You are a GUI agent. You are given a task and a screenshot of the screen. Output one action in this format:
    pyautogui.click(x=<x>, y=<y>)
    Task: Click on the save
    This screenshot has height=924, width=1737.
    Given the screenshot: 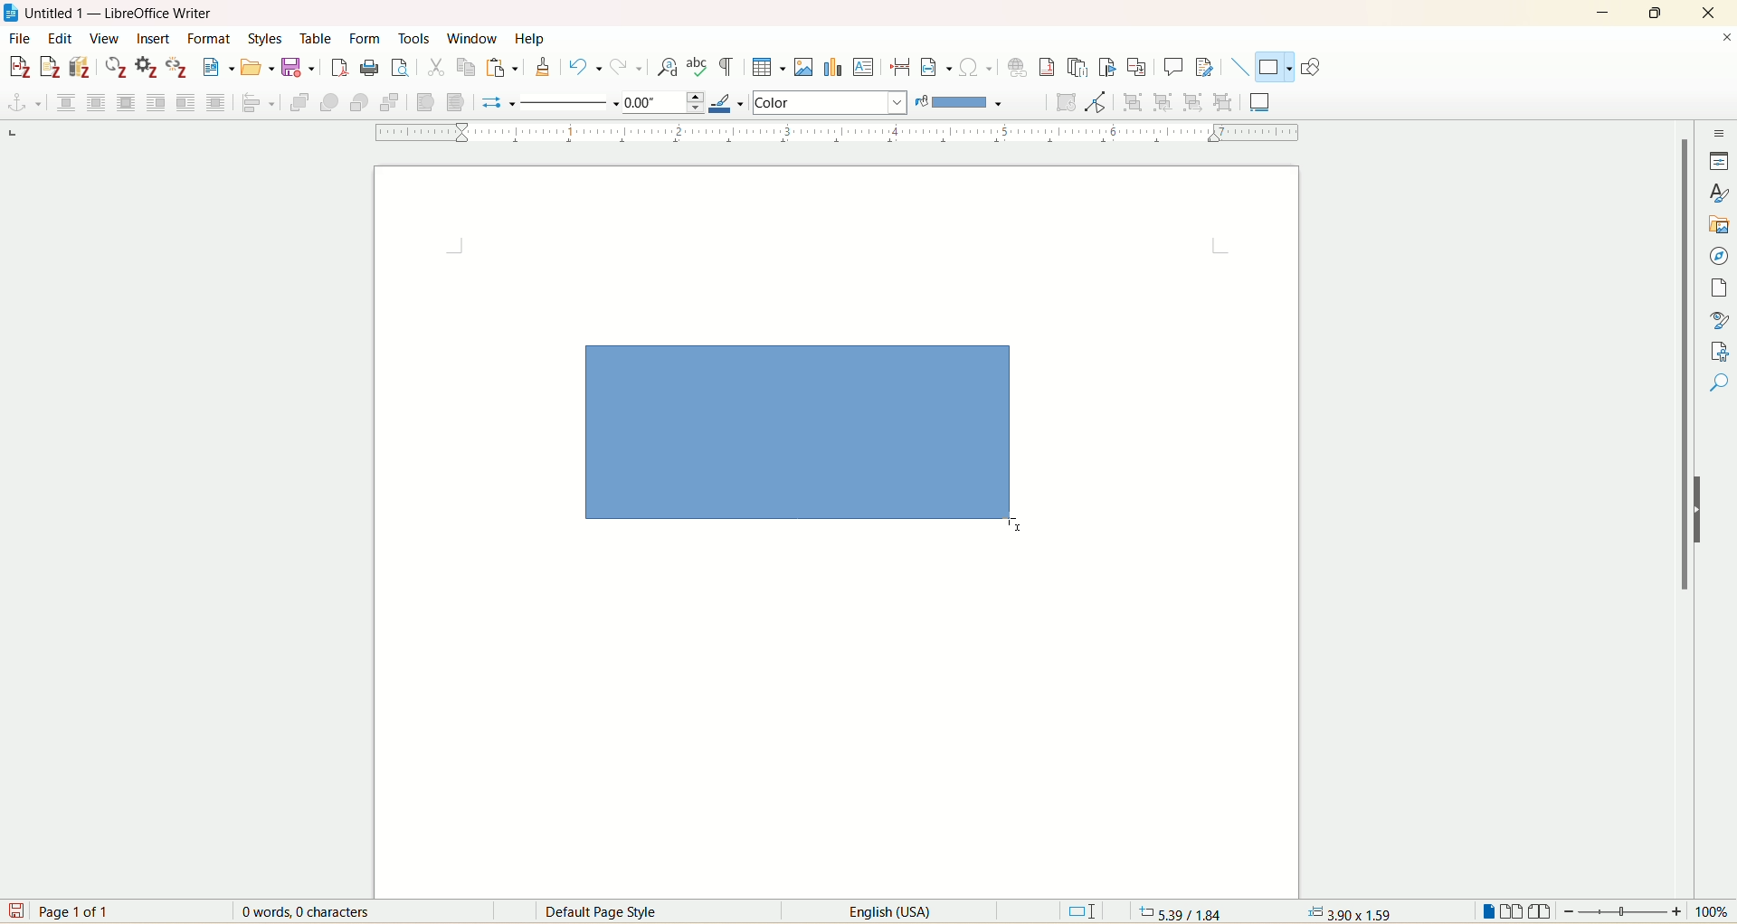 What is the action you would take?
    pyautogui.click(x=300, y=69)
    